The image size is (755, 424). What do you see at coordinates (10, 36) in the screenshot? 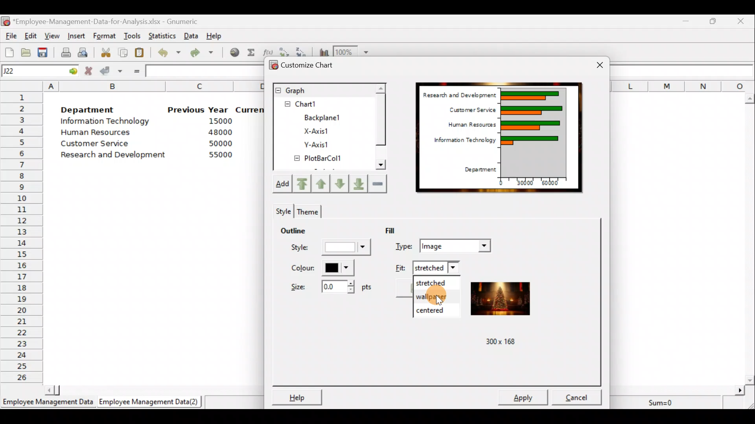
I see `File` at bounding box center [10, 36].